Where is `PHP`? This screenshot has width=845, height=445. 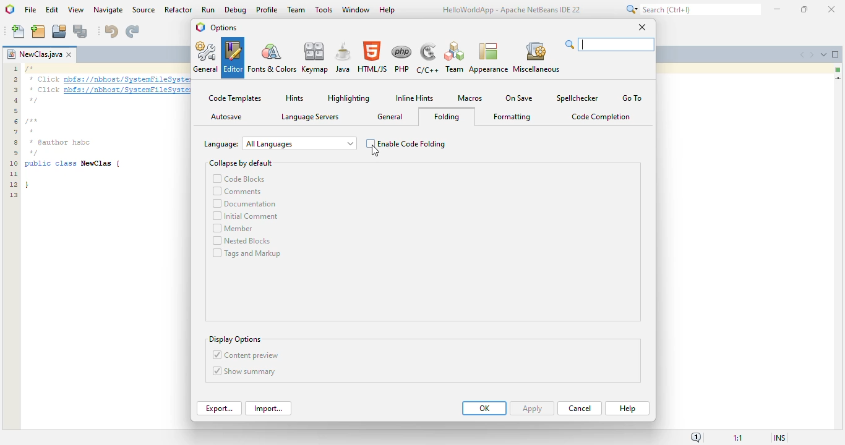 PHP is located at coordinates (402, 57).